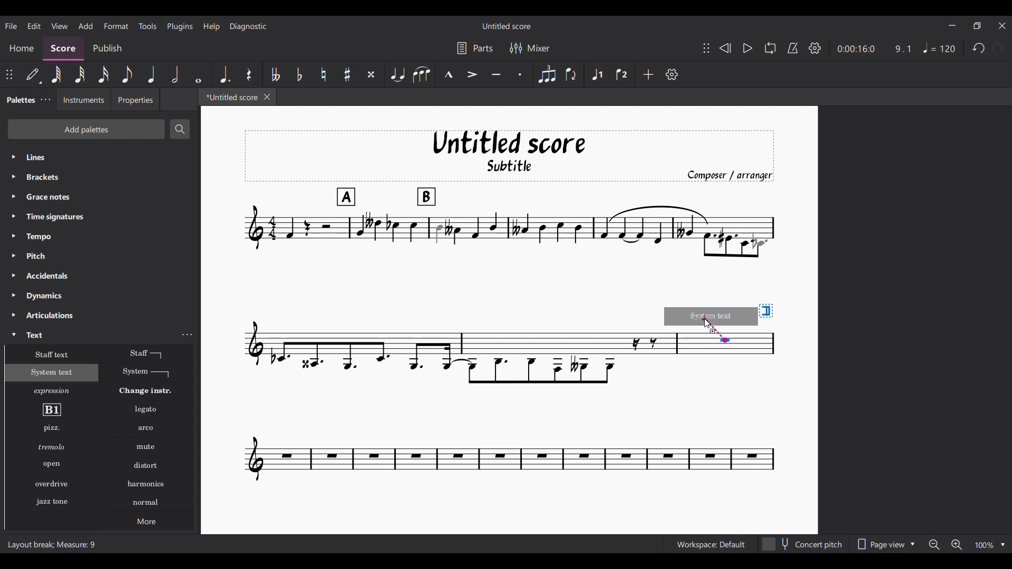  What do you see at coordinates (422, 74) in the screenshot?
I see `Slur` at bounding box center [422, 74].